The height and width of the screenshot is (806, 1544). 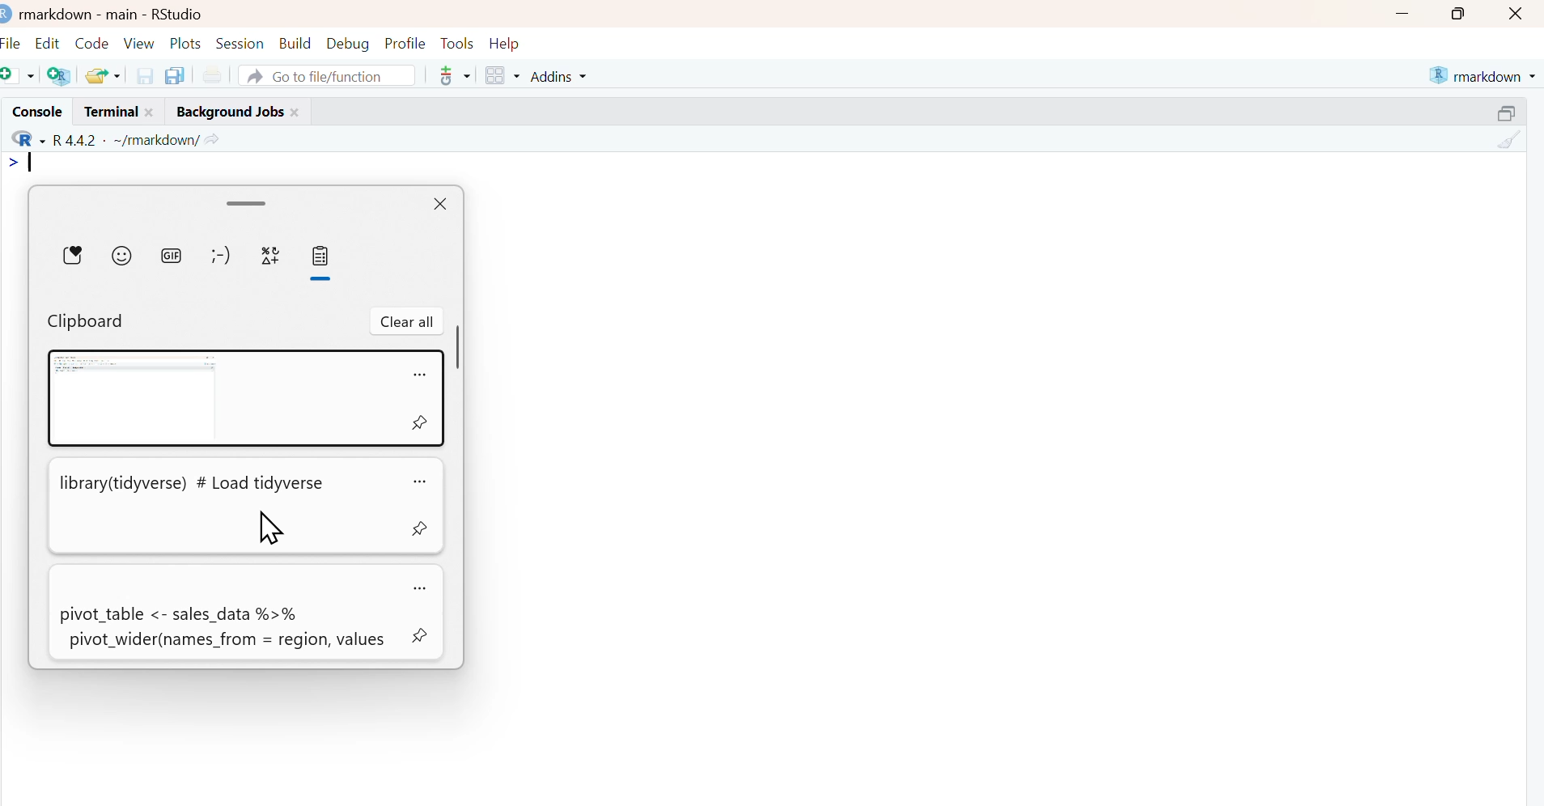 I want to click on emojis, so click(x=122, y=257).